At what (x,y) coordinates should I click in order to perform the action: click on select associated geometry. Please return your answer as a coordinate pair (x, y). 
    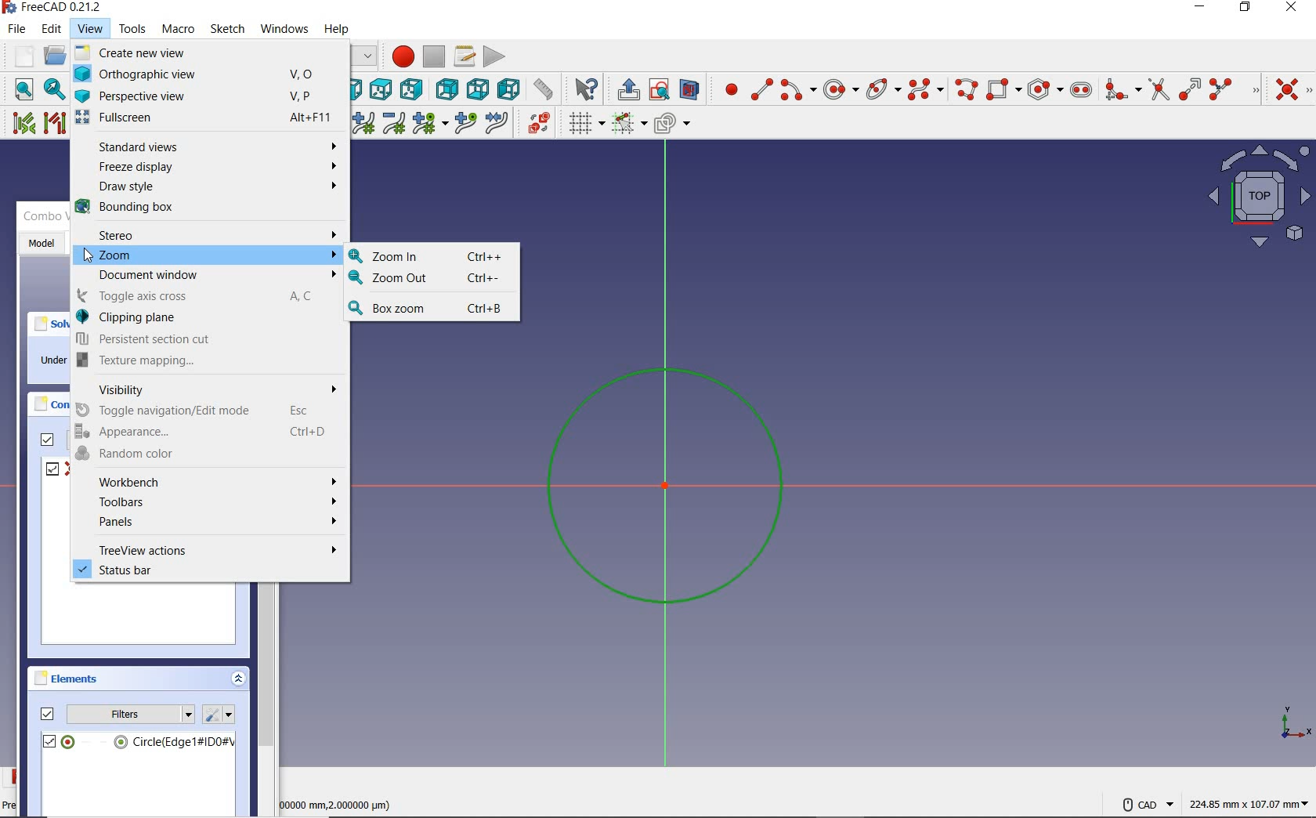
    Looking at the image, I should click on (56, 123).